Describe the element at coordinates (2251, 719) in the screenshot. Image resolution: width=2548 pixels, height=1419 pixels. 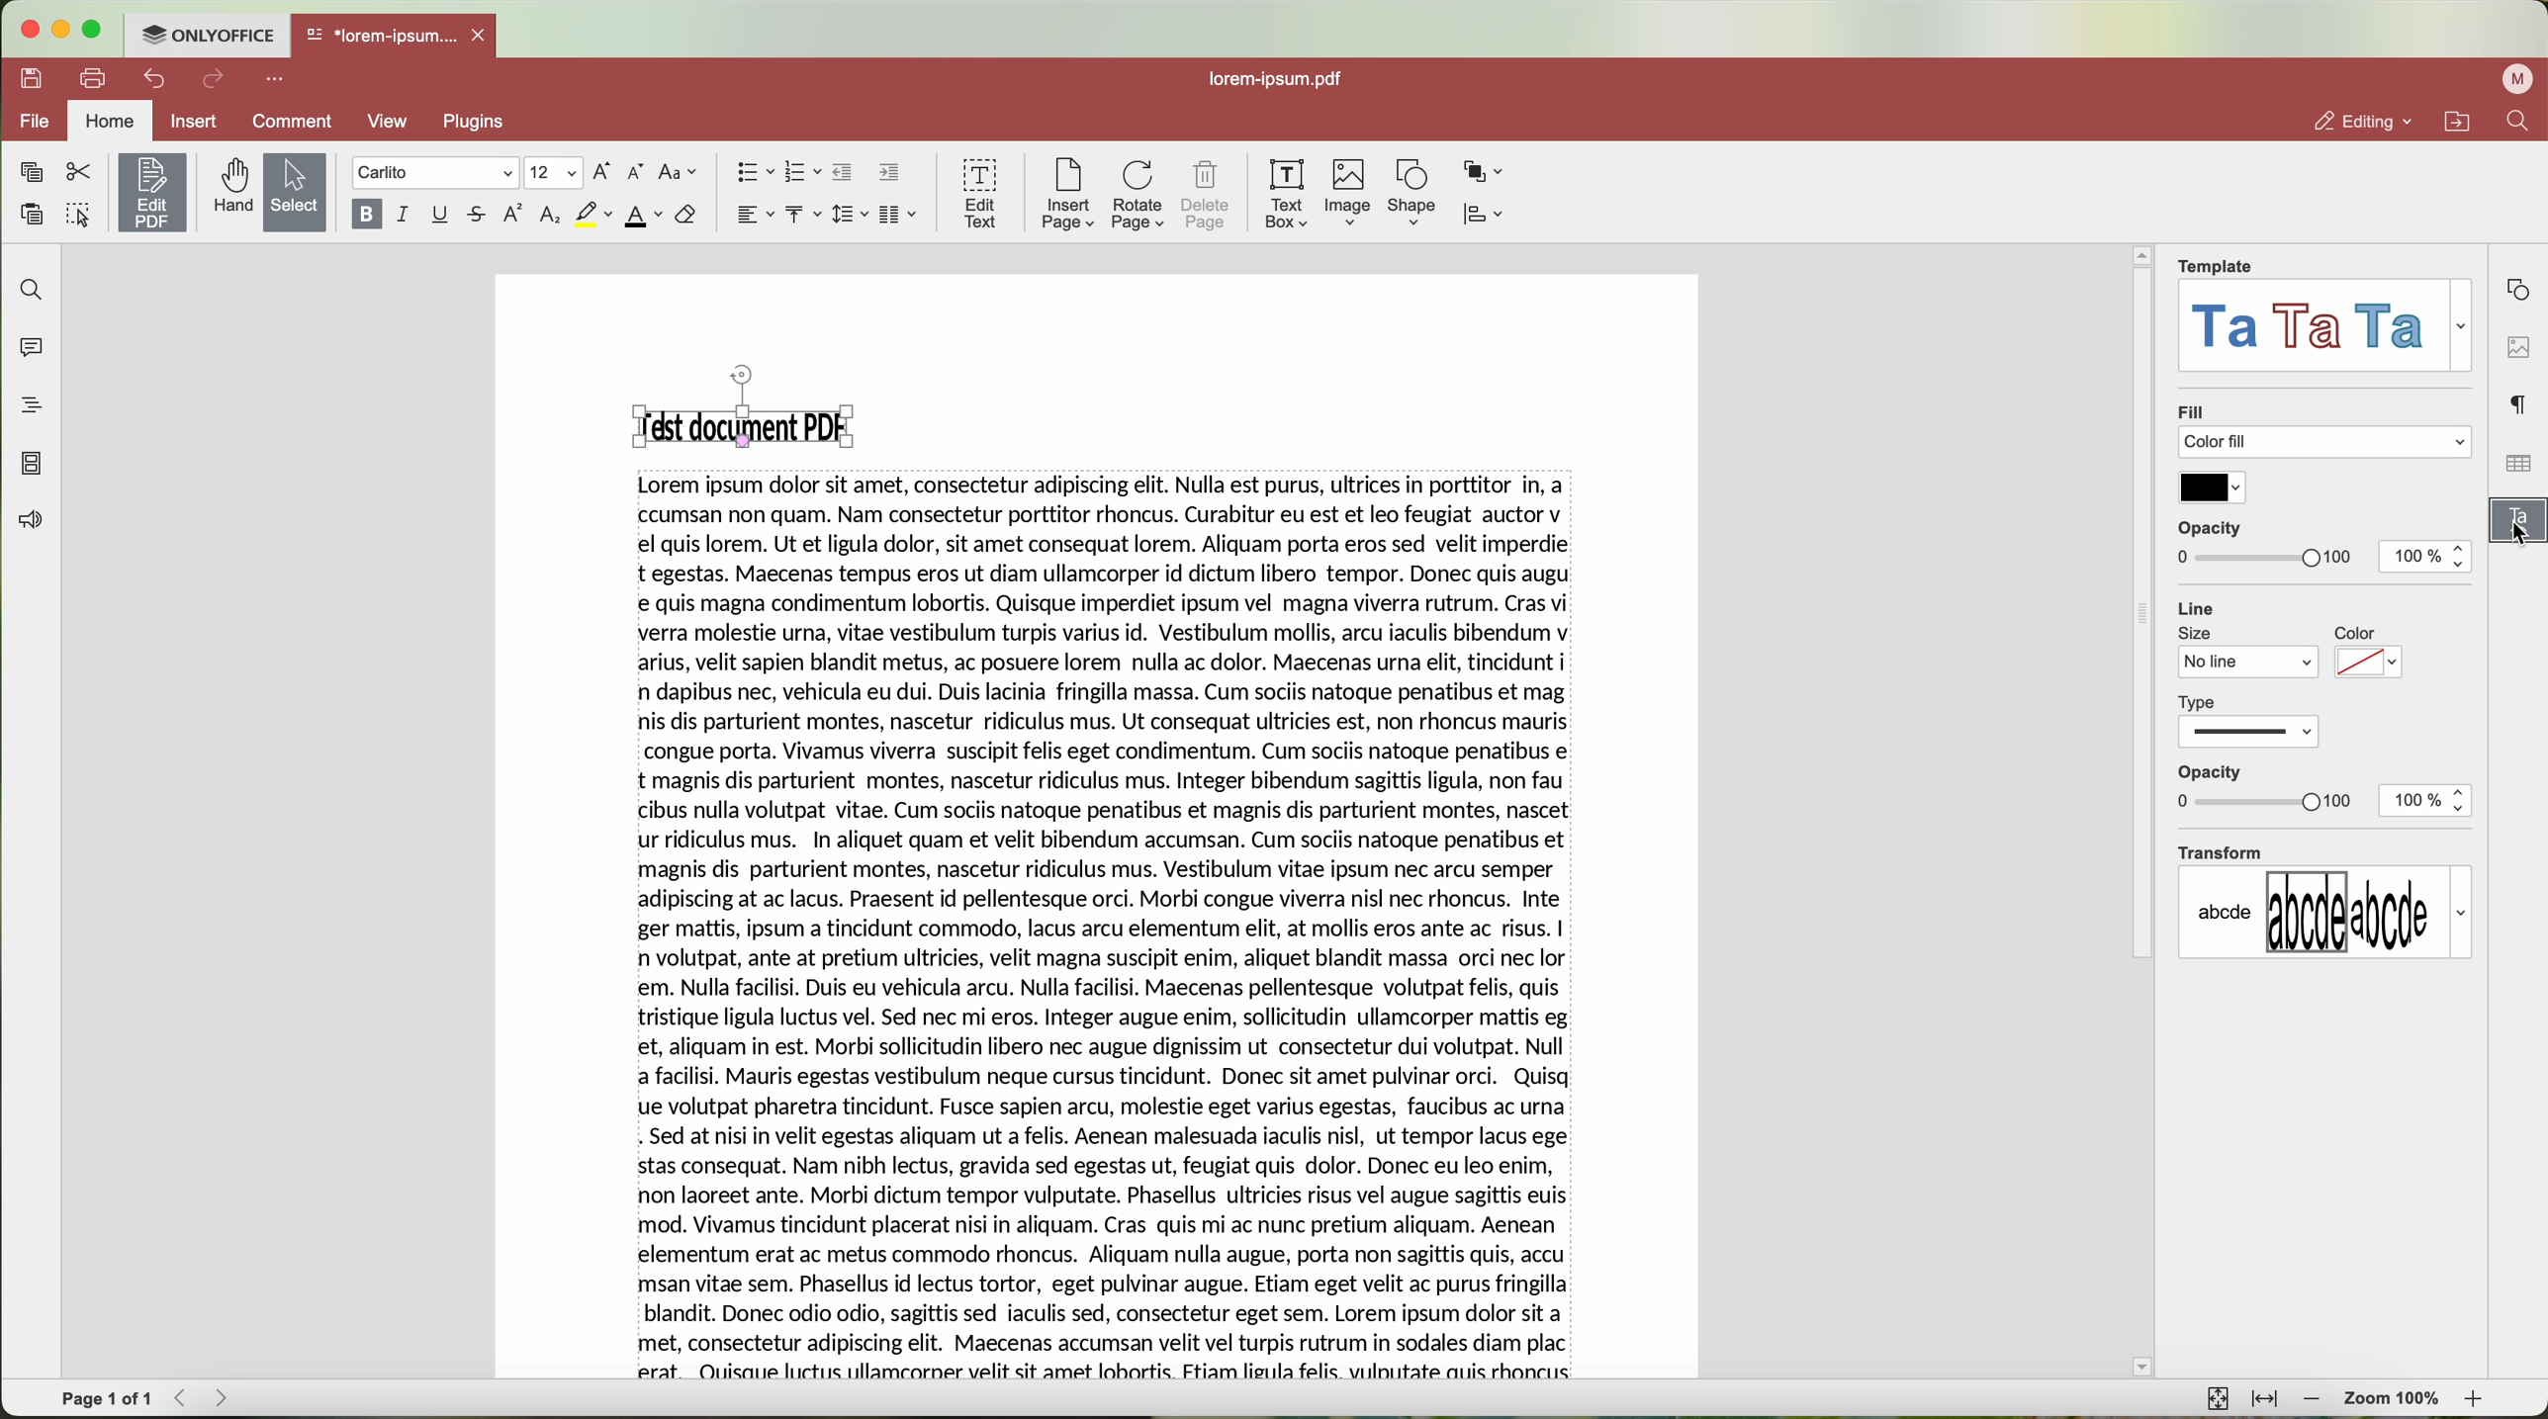
I see `type` at that location.